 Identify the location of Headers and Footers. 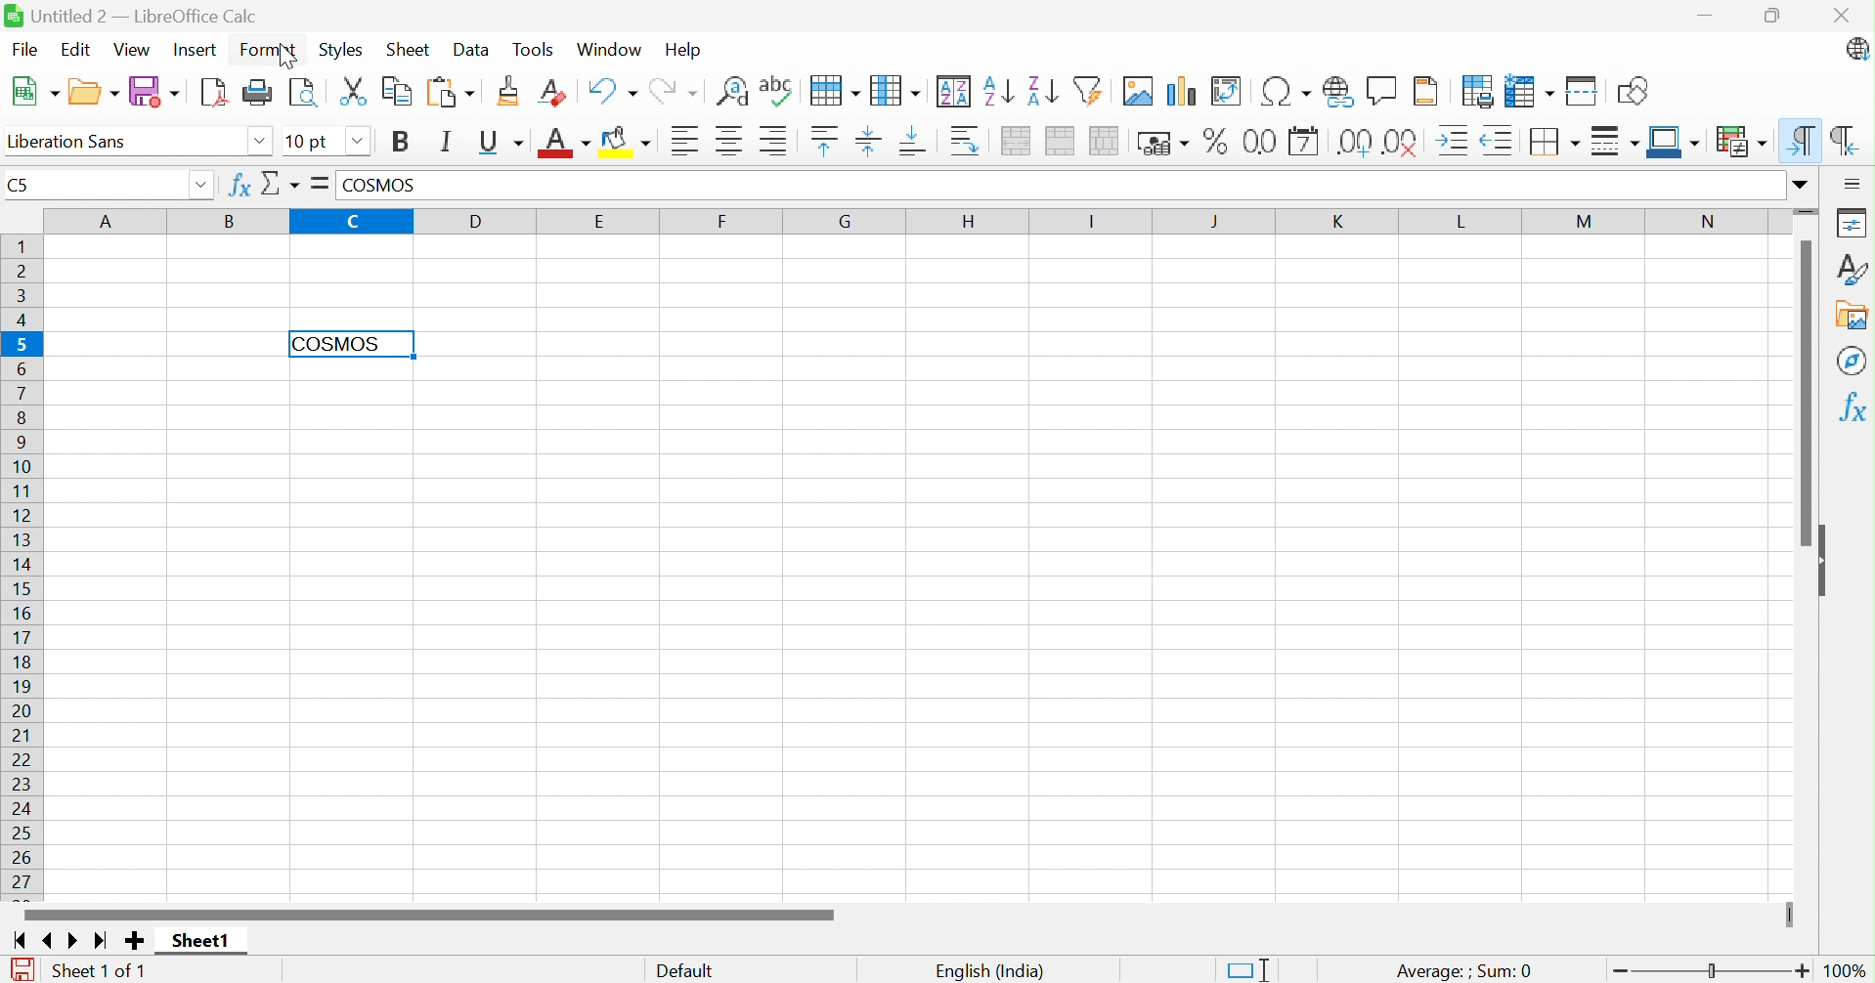
(1428, 91).